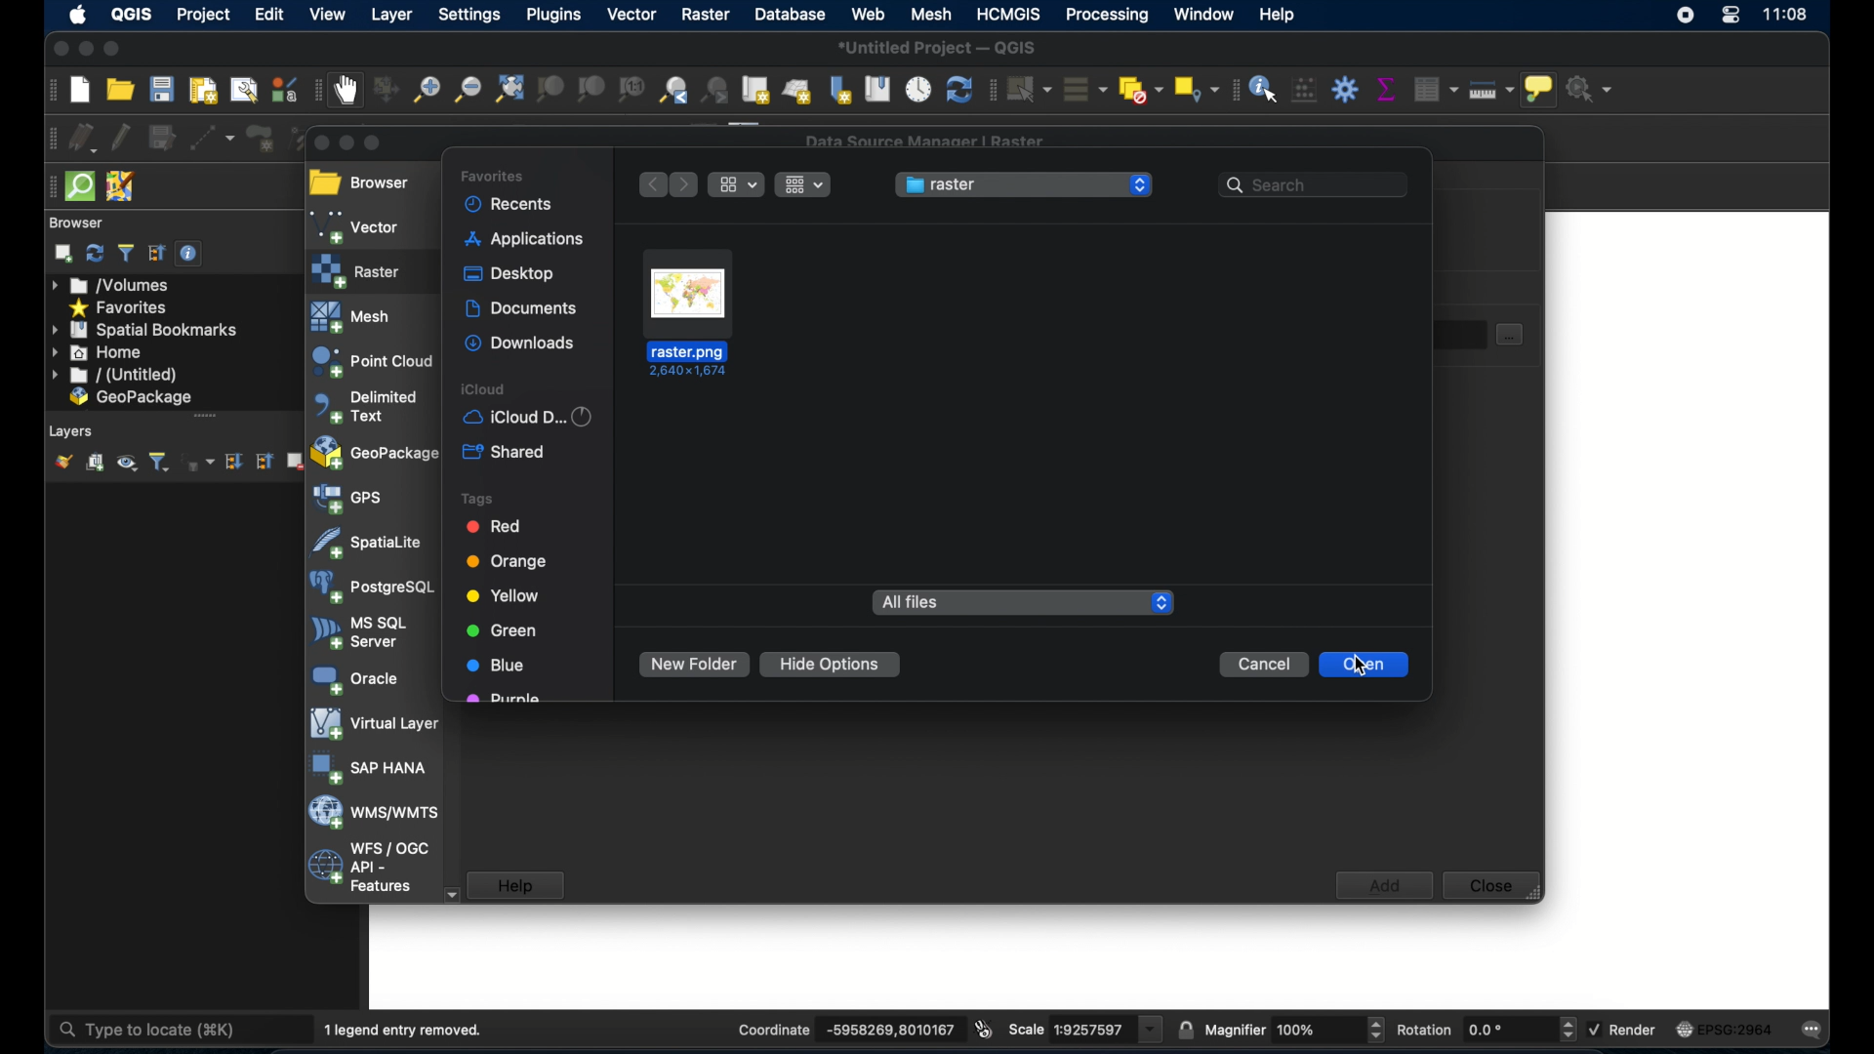 The image size is (1874, 1054). I want to click on 1 legend entry removed, so click(409, 1028).